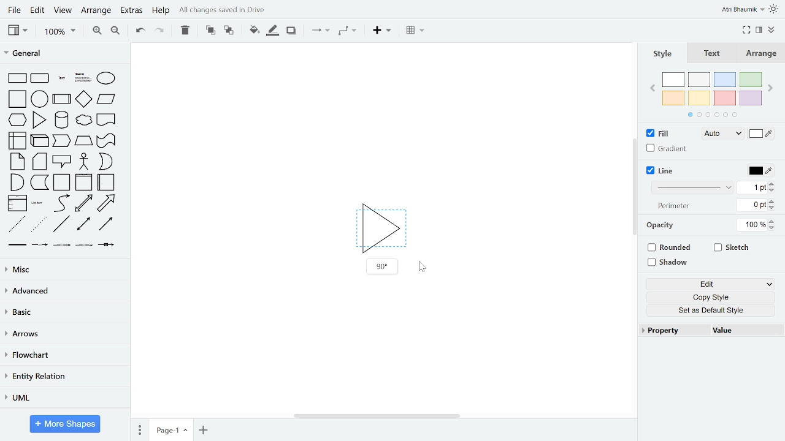 This screenshot has height=441, width=785. What do you see at coordinates (38, 10) in the screenshot?
I see `edit` at bounding box center [38, 10].